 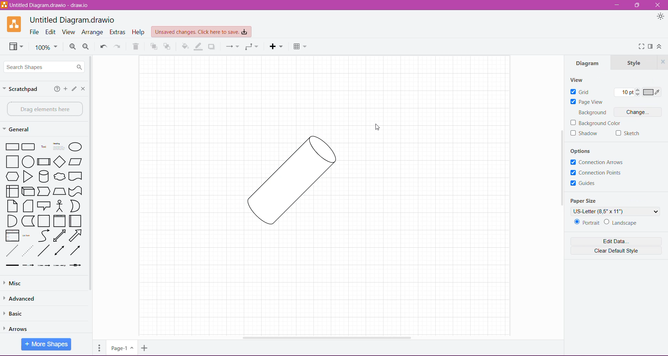 I want to click on Drag elements here, so click(x=43, y=109).